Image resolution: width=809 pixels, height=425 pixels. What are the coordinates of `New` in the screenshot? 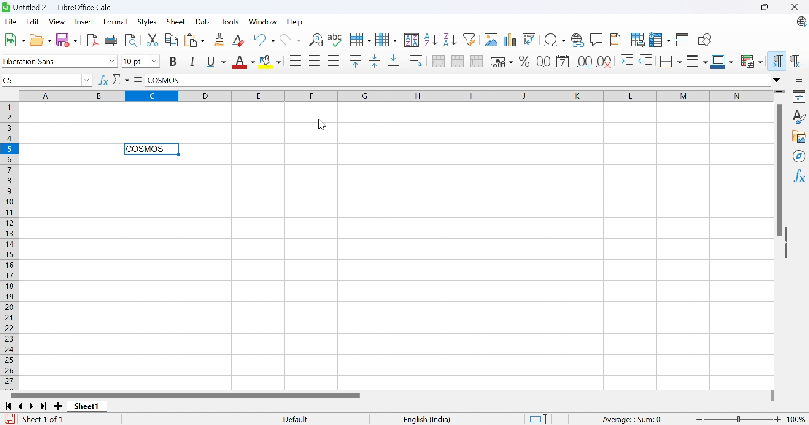 It's located at (42, 40).